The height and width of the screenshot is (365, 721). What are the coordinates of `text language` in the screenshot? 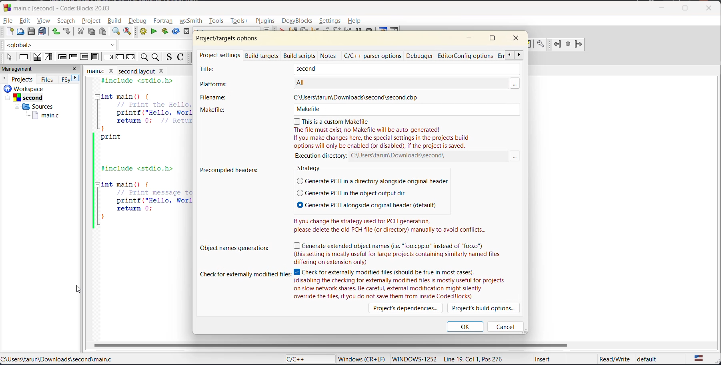 It's located at (698, 359).